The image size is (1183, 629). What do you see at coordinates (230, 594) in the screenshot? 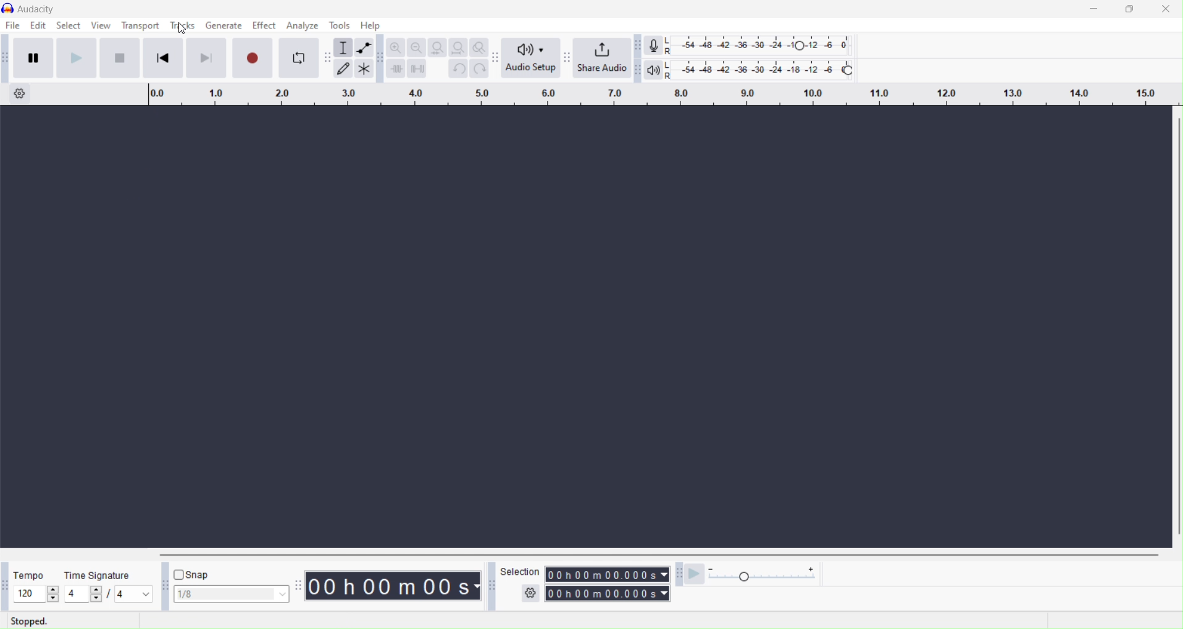
I see `Snap selection` at bounding box center [230, 594].